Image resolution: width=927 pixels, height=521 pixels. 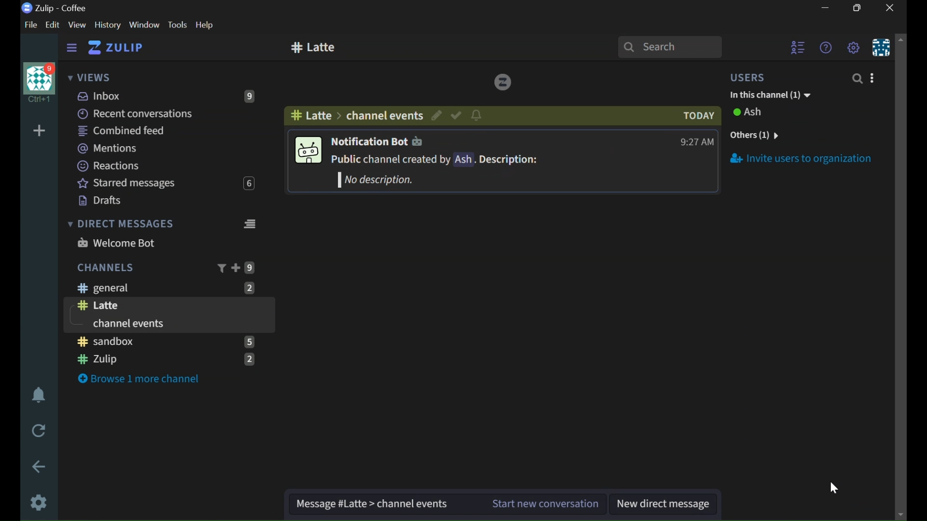 I want to click on HISTORY, so click(x=108, y=25).